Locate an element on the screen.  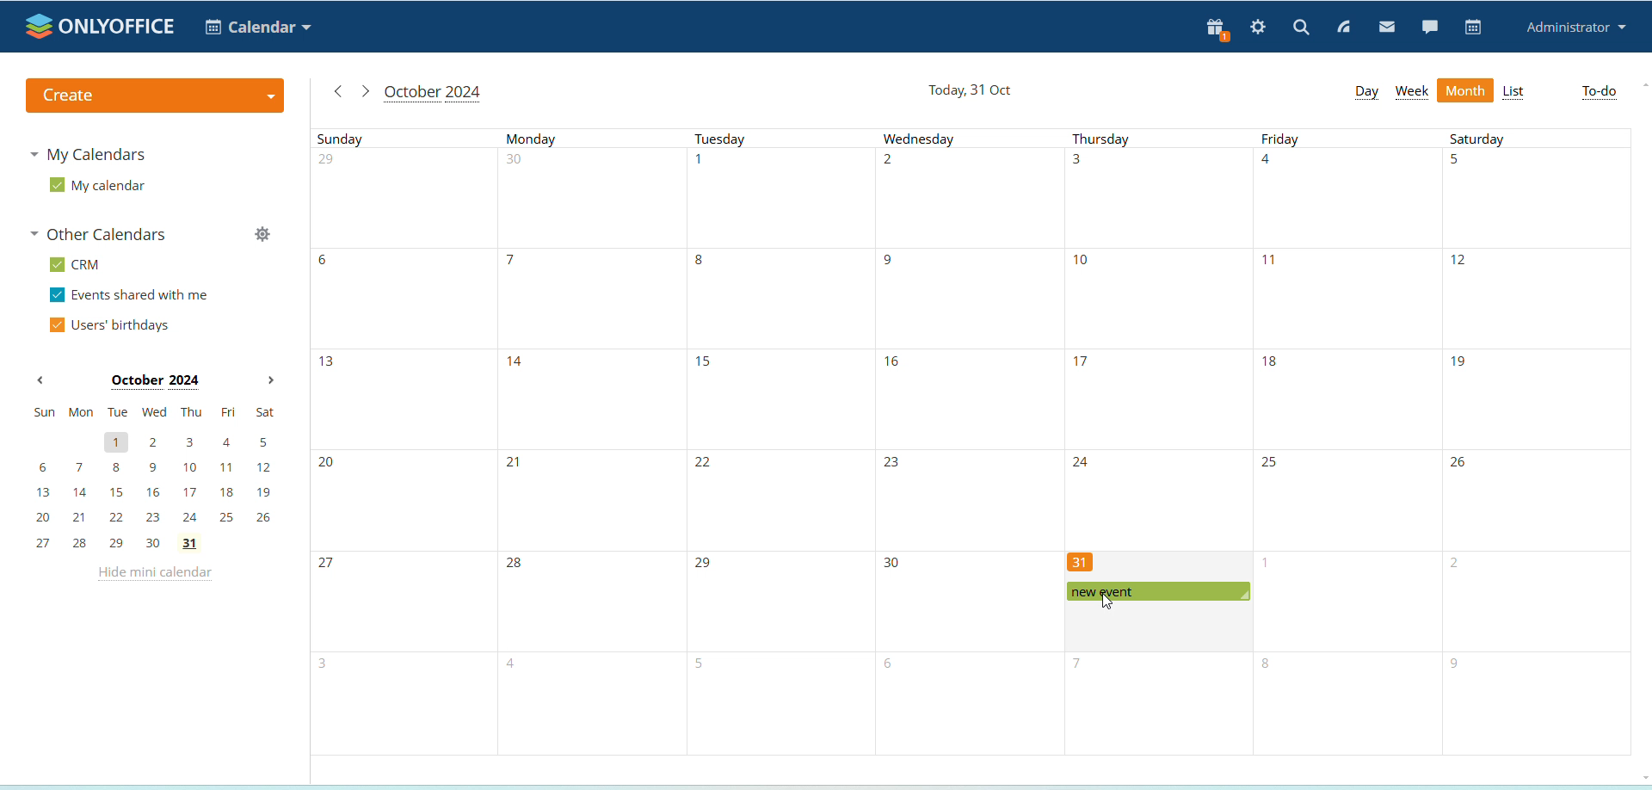
users' birthdays is located at coordinates (108, 326).